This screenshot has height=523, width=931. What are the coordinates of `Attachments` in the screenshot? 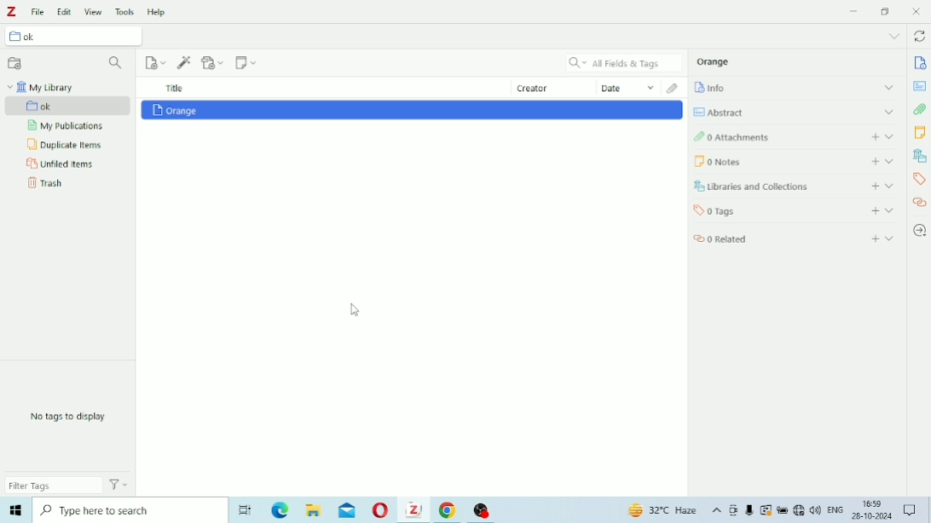 It's located at (920, 109).